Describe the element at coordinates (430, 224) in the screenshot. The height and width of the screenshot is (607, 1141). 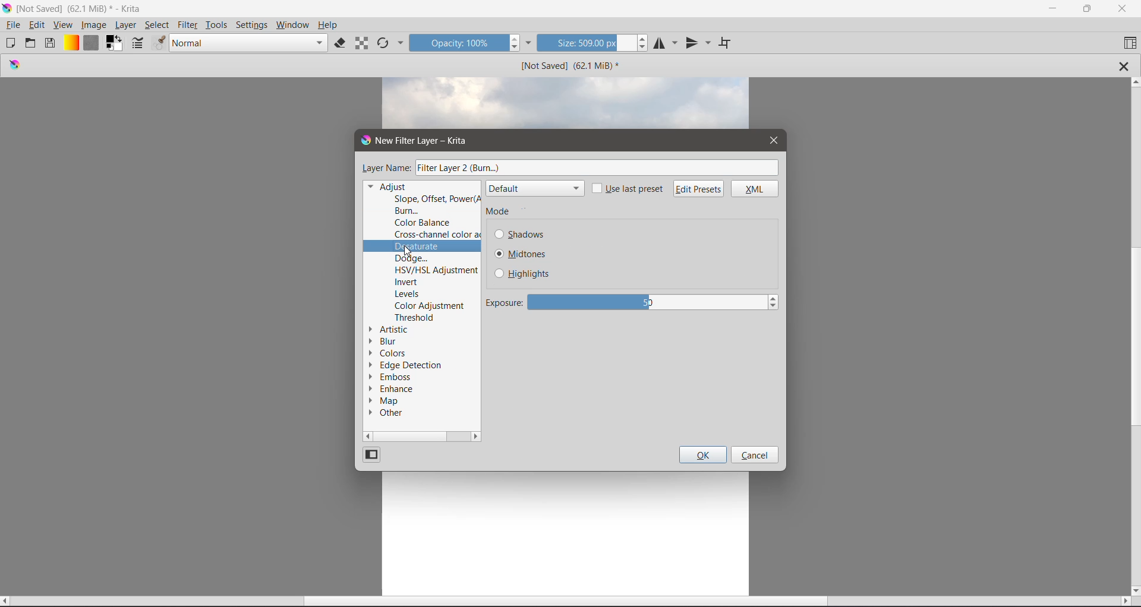
I see `Color Balance` at that location.